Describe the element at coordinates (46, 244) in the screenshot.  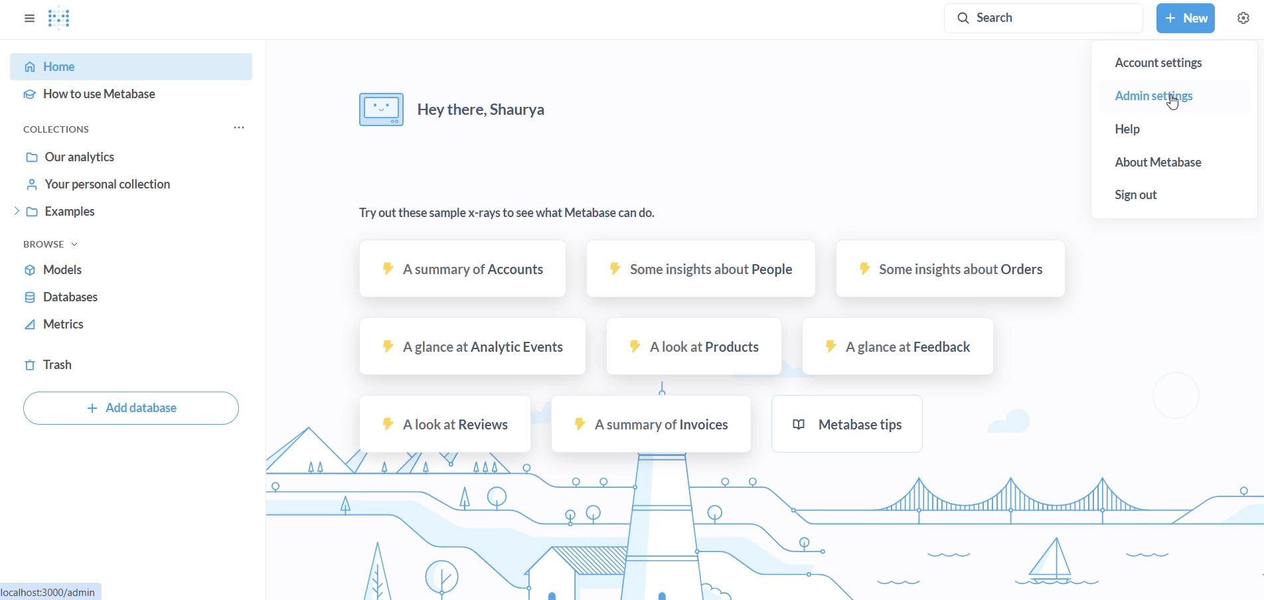
I see `BROWSE v` at that location.